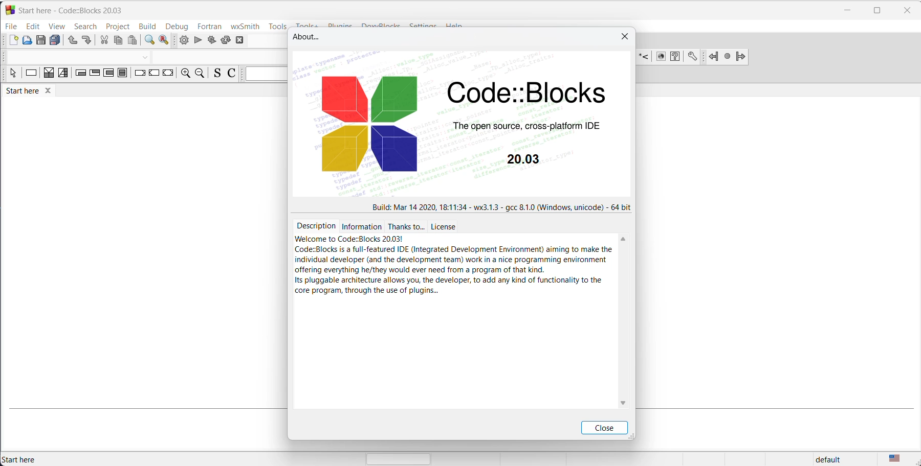 Image resolution: width=921 pixels, height=466 pixels. What do you see at coordinates (48, 74) in the screenshot?
I see `decision` at bounding box center [48, 74].